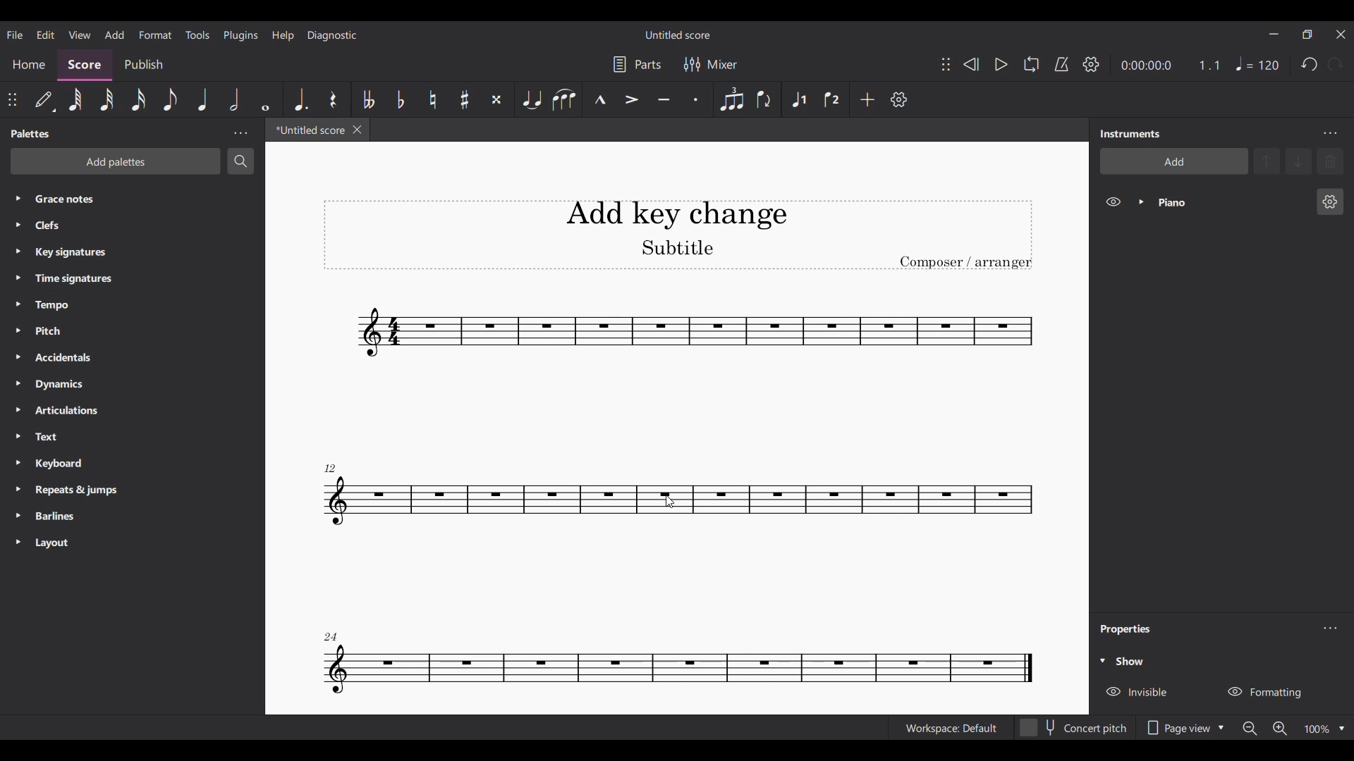 This screenshot has height=761, width=1354. What do you see at coordinates (116, 161) in the screenshot?
I see `Add palettes` at bounding box center [116, 161].